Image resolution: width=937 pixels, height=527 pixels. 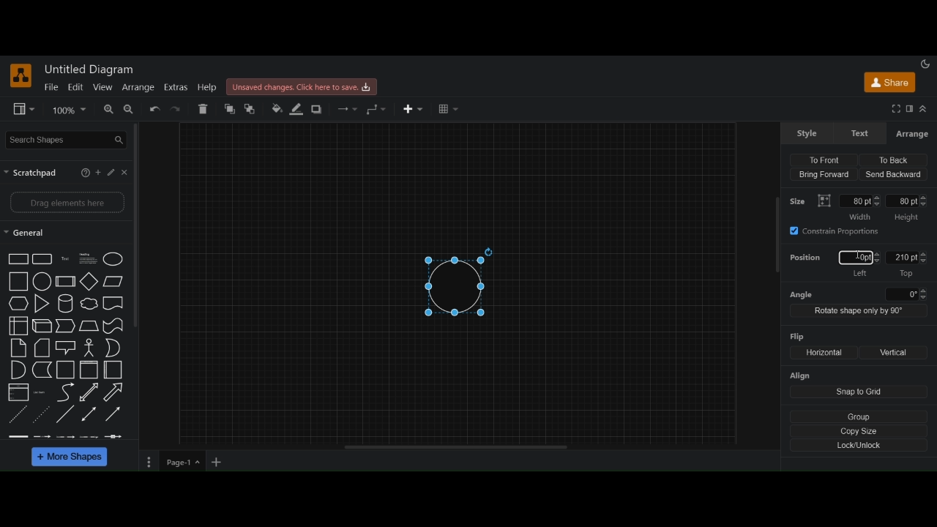 What do you see at coordinates (89, 304) in the screenshot?
I see `free shape` at bounding box center [89, 304].